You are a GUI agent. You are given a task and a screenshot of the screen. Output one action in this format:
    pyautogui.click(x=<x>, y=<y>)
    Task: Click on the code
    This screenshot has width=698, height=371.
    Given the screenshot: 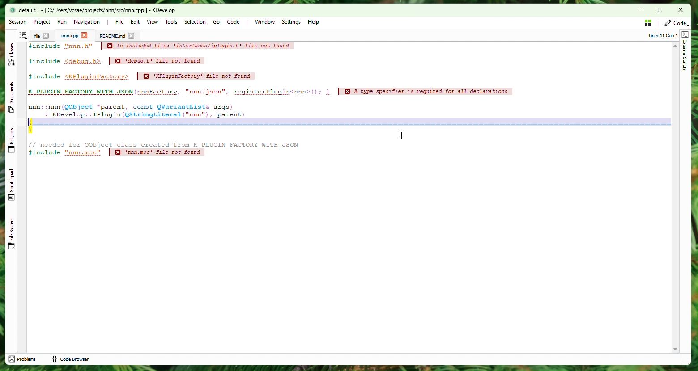 What is the action you would take?
    pyautogui.click(x=167, y=152)
    